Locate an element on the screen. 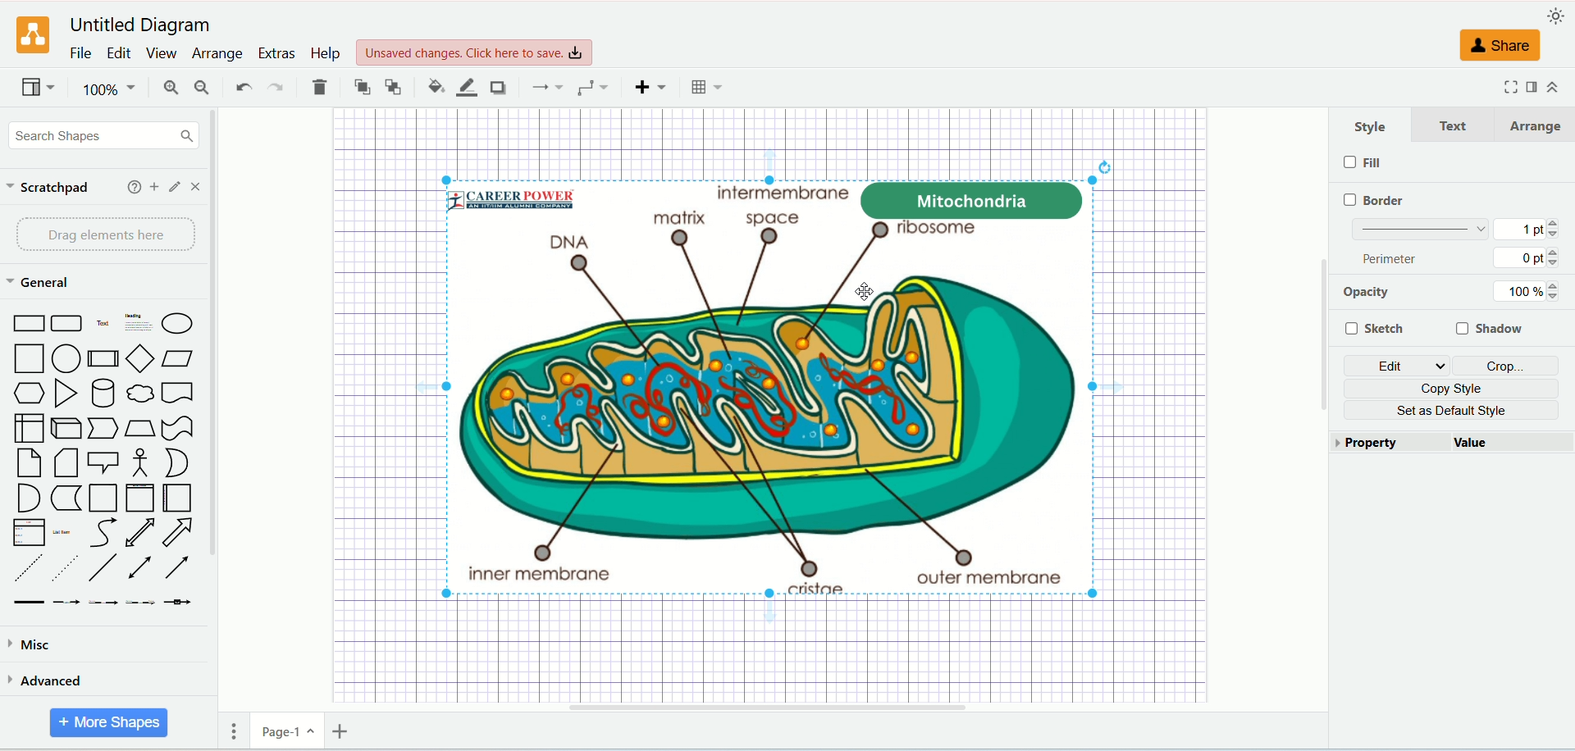 The height and width of the screenshot is (751, 1575). view is located at coordinates (34, 89).